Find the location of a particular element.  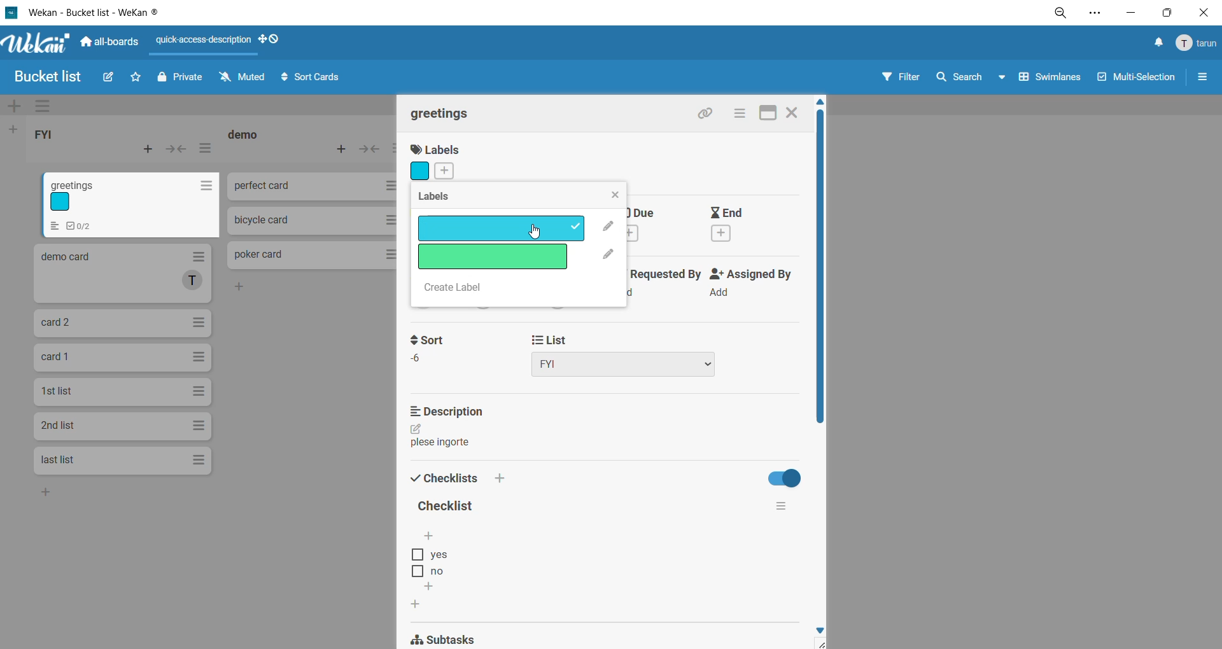

multiselection is located at coordinates (1137, 82).